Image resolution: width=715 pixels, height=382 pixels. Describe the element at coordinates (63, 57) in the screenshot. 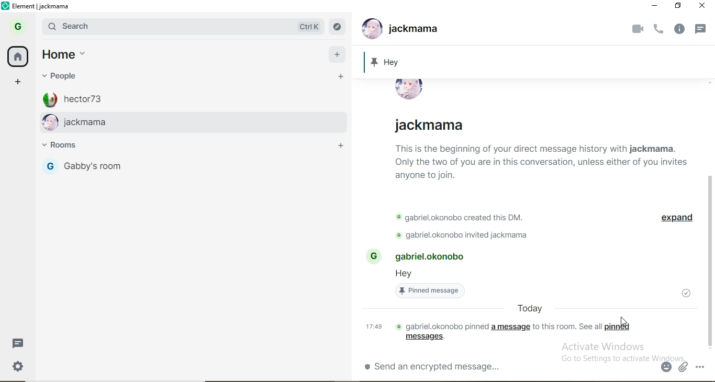

I see `home` at that location.